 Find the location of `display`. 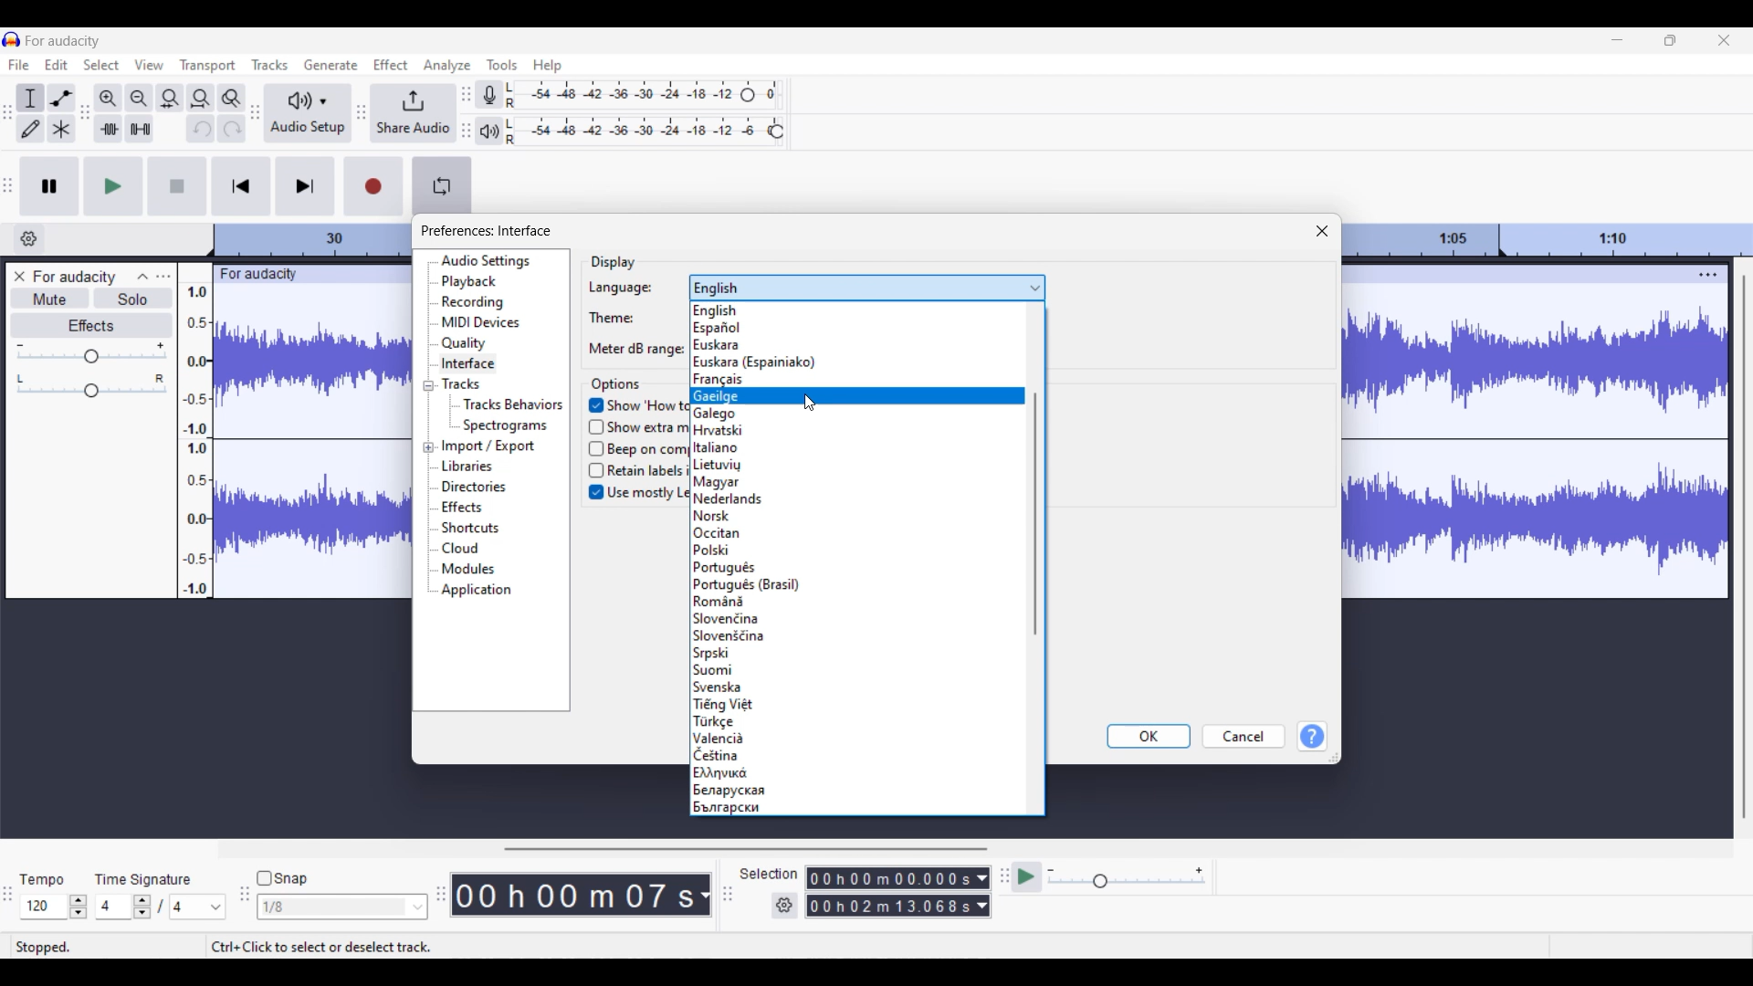

display is located at coordinates (614, 262).